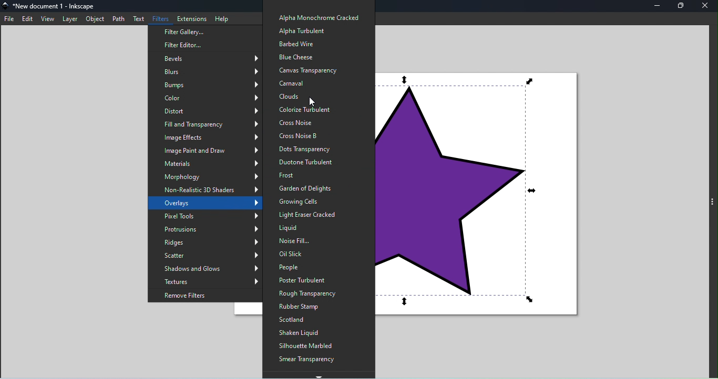  What do you see at coordinates (161, 17) in the screenshot?
I see `Filters` at bounding box center [161, 17].